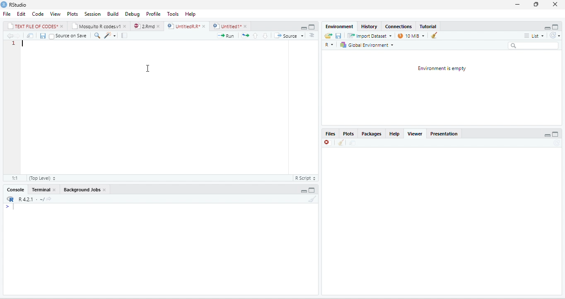  What do you see at coordinates (225, 35) in the screenshot?
I see `run the current line or selection` at bounding box center [225, 35].